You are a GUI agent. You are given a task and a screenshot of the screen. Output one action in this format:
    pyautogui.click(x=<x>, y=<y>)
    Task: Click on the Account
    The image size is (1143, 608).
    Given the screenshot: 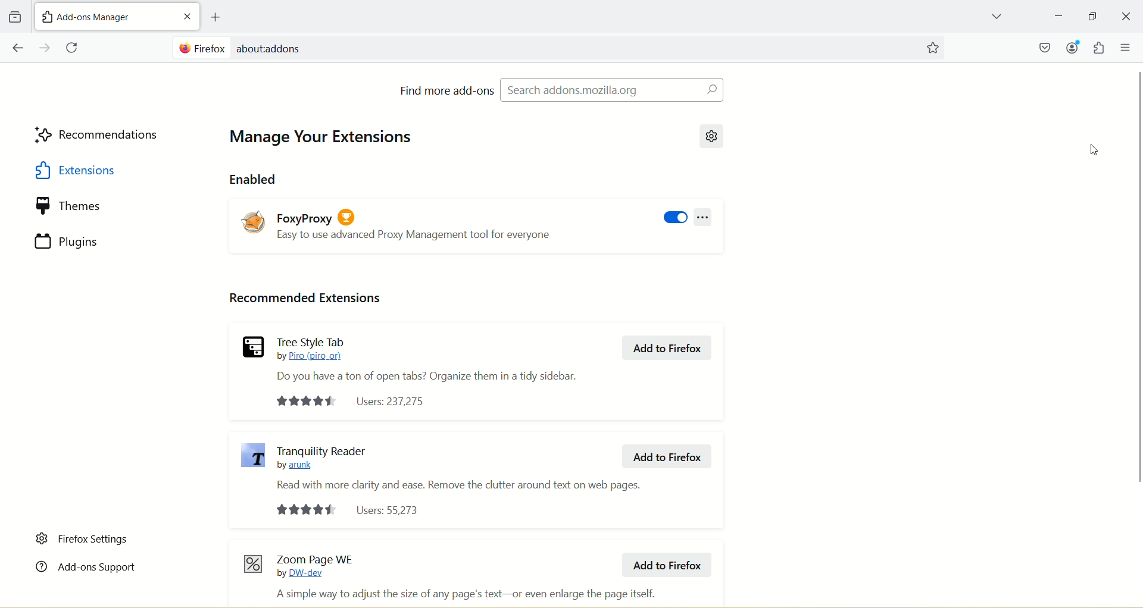 What is the action you would take?
    pyautogui.click(x=1072, y=47)
    